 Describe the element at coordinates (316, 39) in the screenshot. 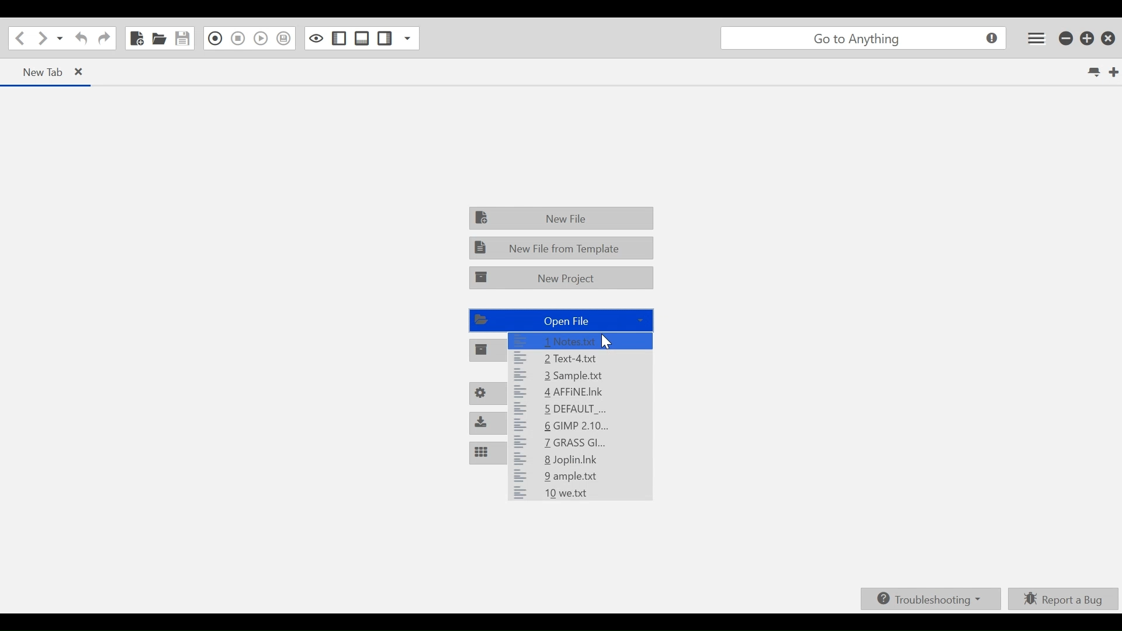

I see `Toggle focus mode` at that location.